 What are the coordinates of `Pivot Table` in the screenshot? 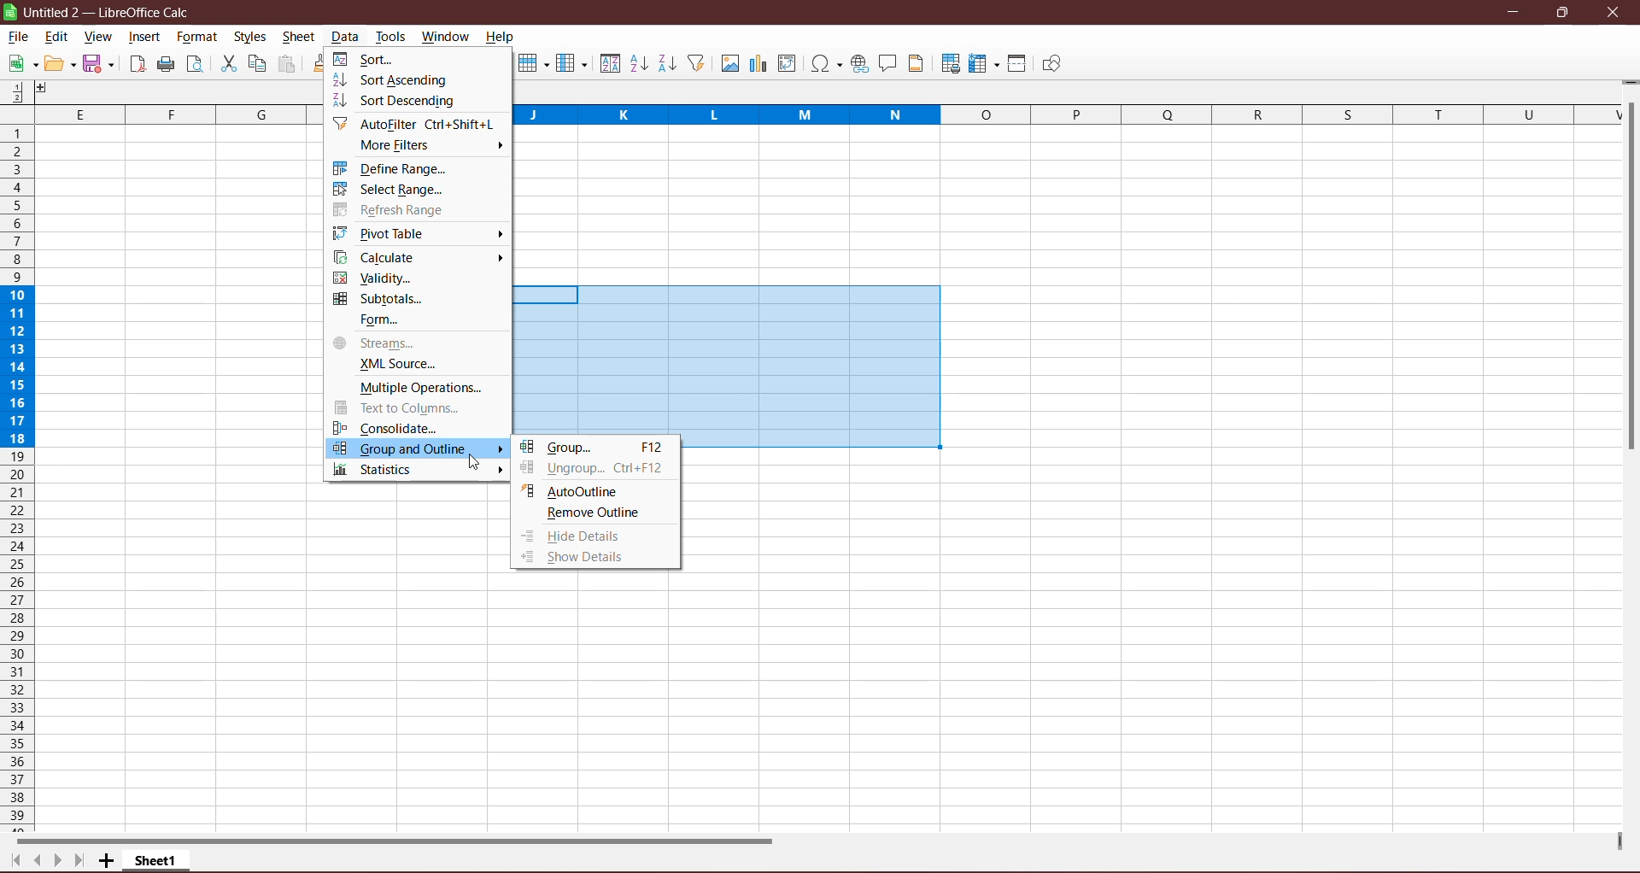 It's located at (385, 233).